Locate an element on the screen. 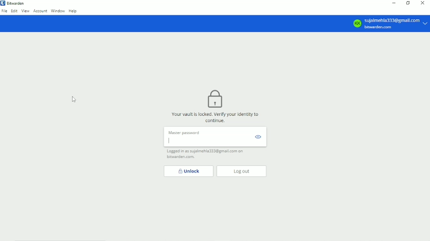 The image size is (430, 241). Password is located at coordinates (185, 141).